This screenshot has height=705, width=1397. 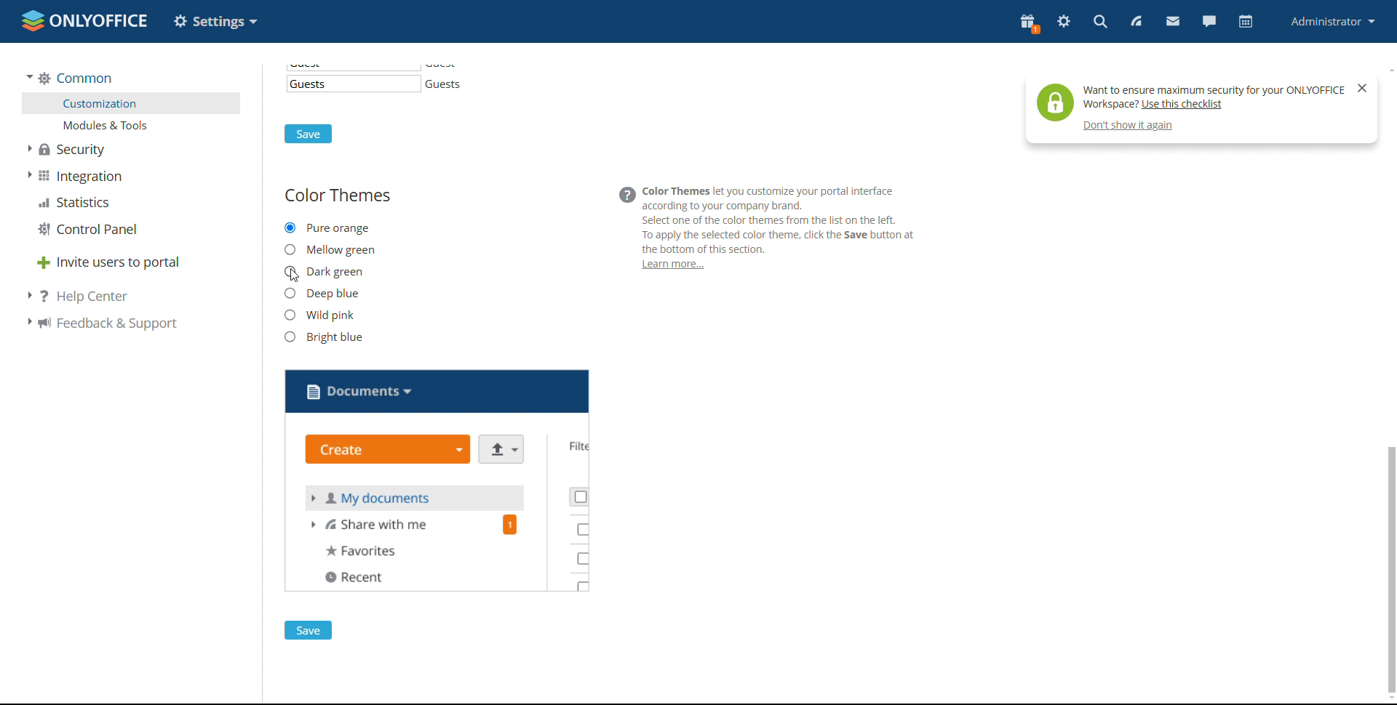 I want to click on close, so click(x=1362, y=88).